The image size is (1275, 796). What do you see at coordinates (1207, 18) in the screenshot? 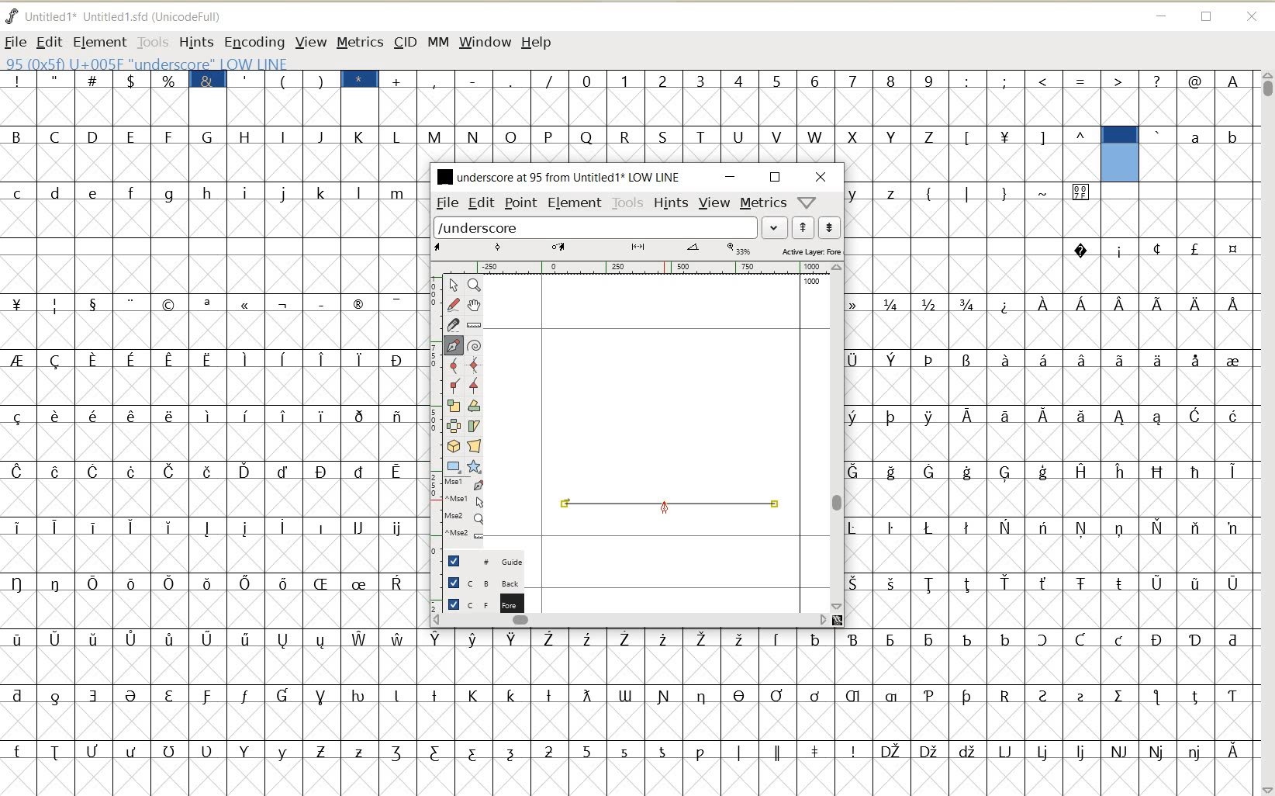
I see `RESTORE` at bounding box center [1207, 18].